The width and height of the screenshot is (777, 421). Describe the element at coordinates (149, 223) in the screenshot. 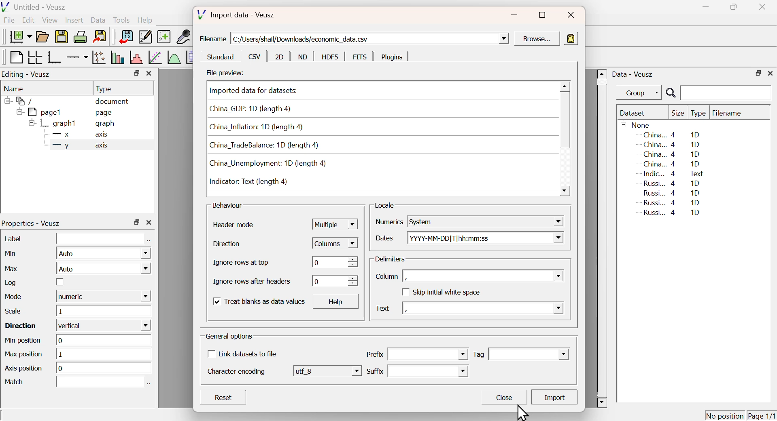

I see `Close` at that location.